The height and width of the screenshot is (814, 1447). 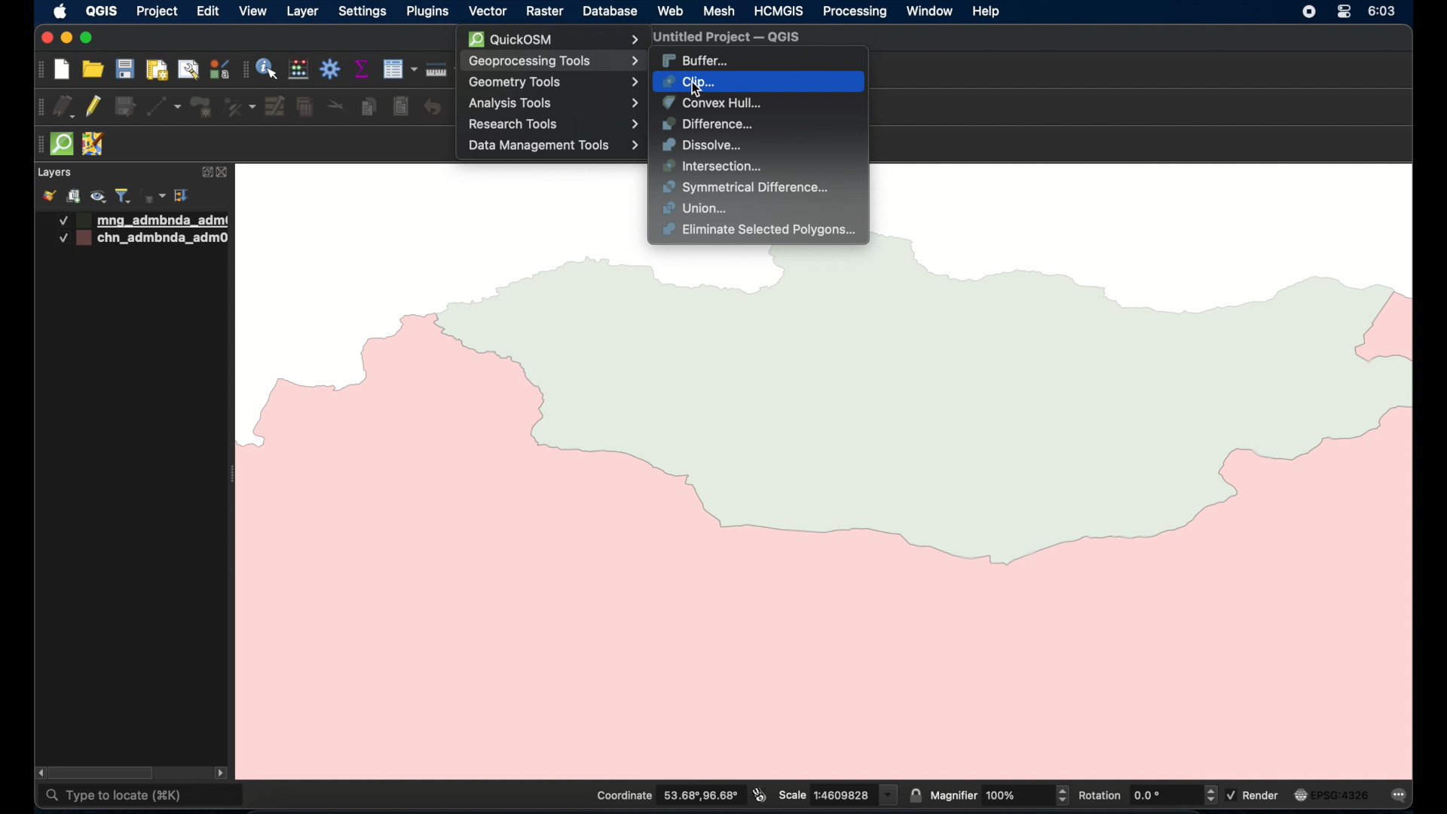 I want to click on add polygon, so click(x=203, y=108).